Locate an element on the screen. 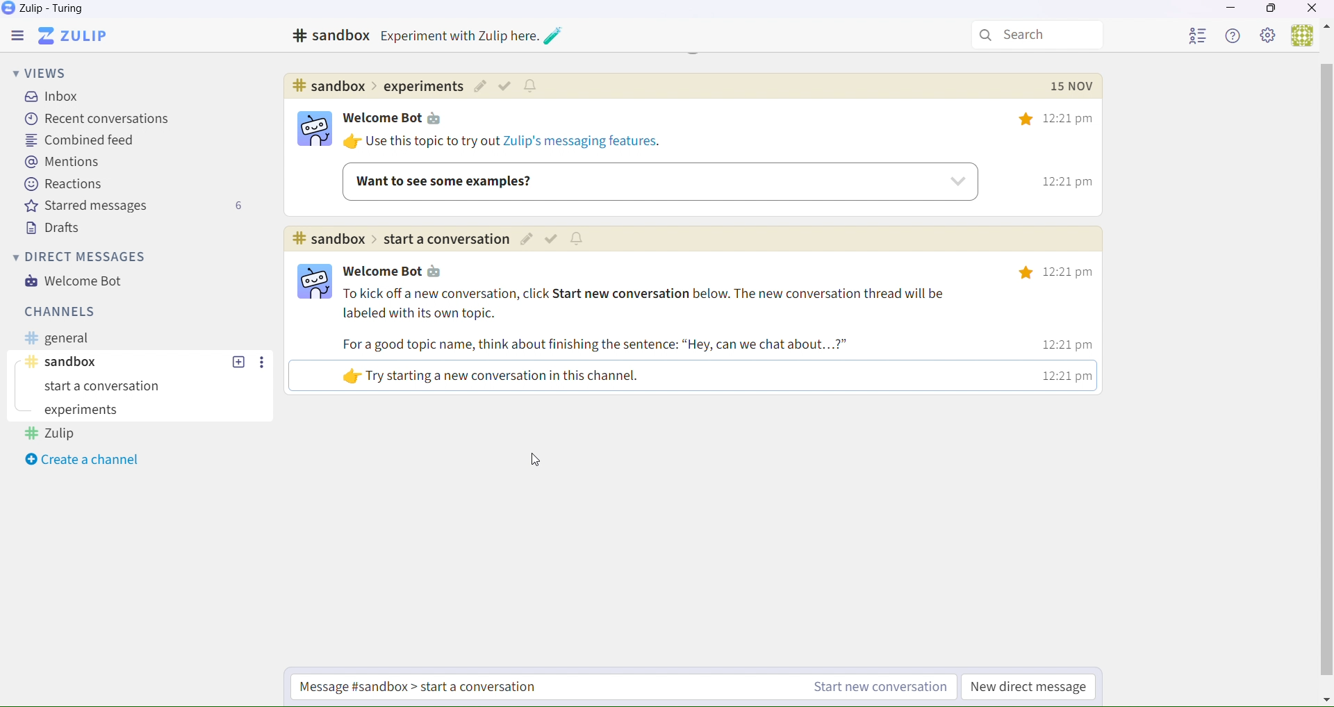 This screenshot has height=707, width=1334.  is located at coordinates (1071, 85).